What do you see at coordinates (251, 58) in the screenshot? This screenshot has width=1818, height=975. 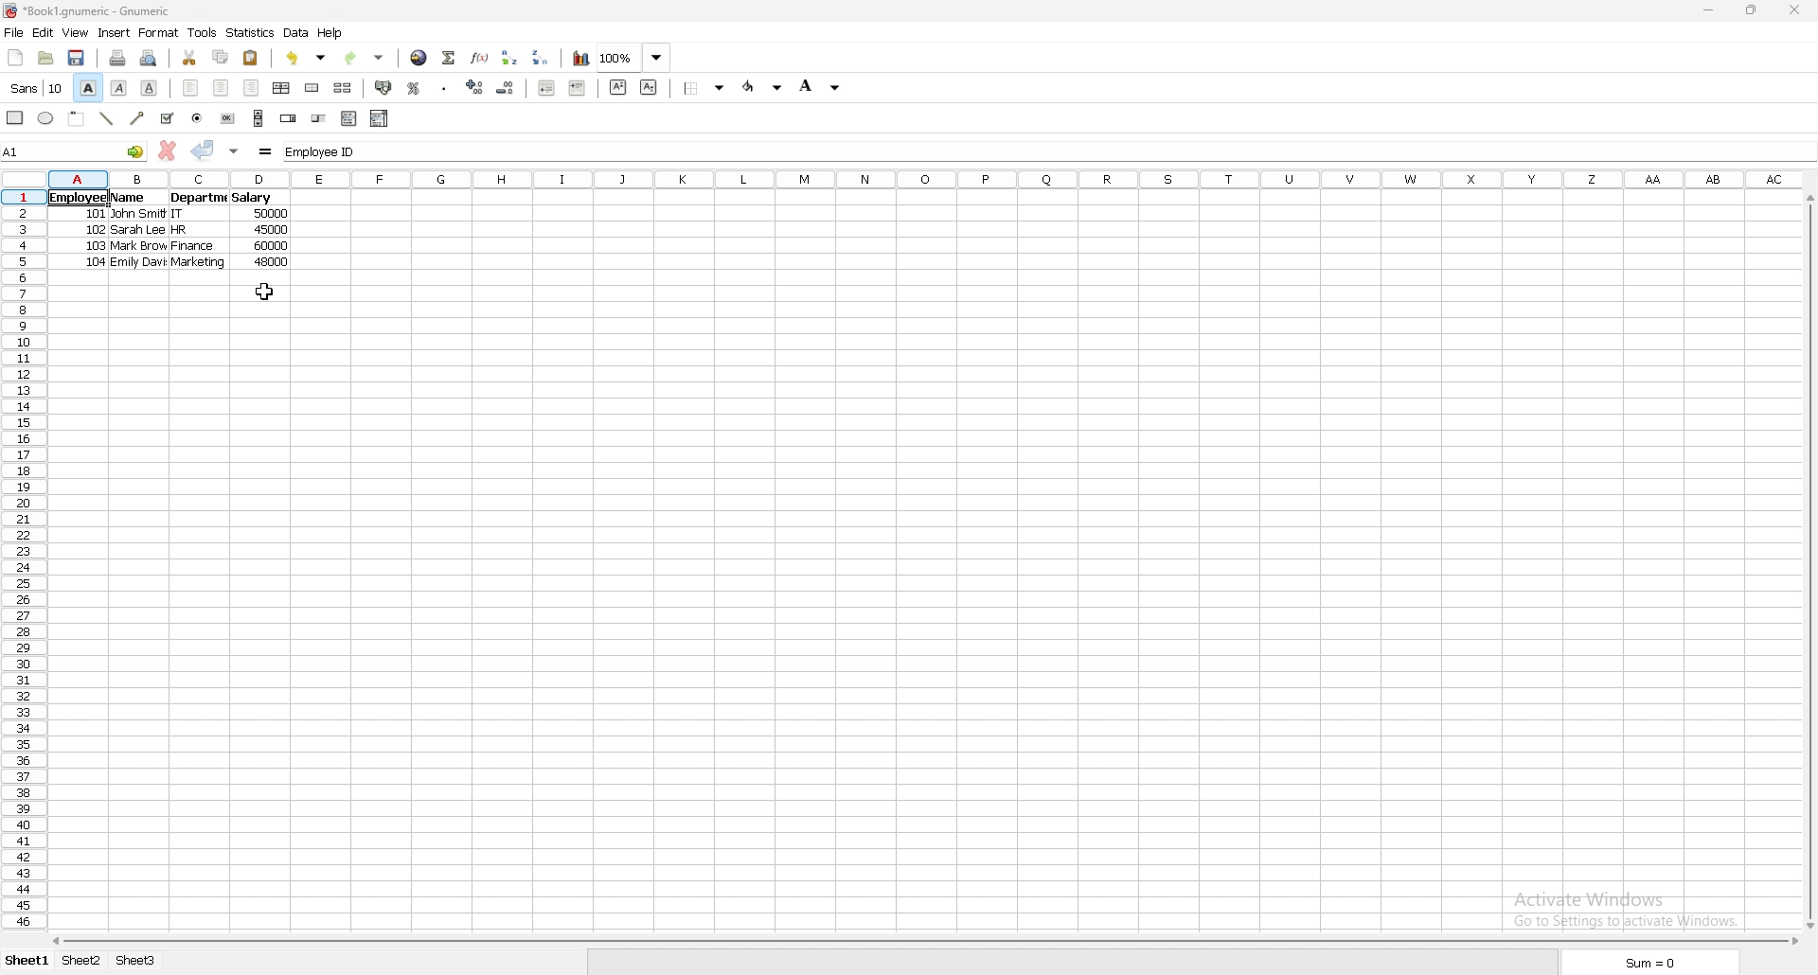 I see `paste` at bounding box center [251, 58].